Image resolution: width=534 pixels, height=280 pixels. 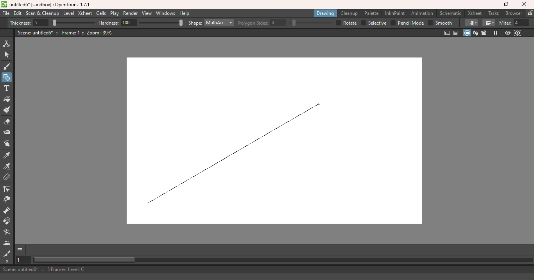 I want to click on Close, so click(x=525, y=4).